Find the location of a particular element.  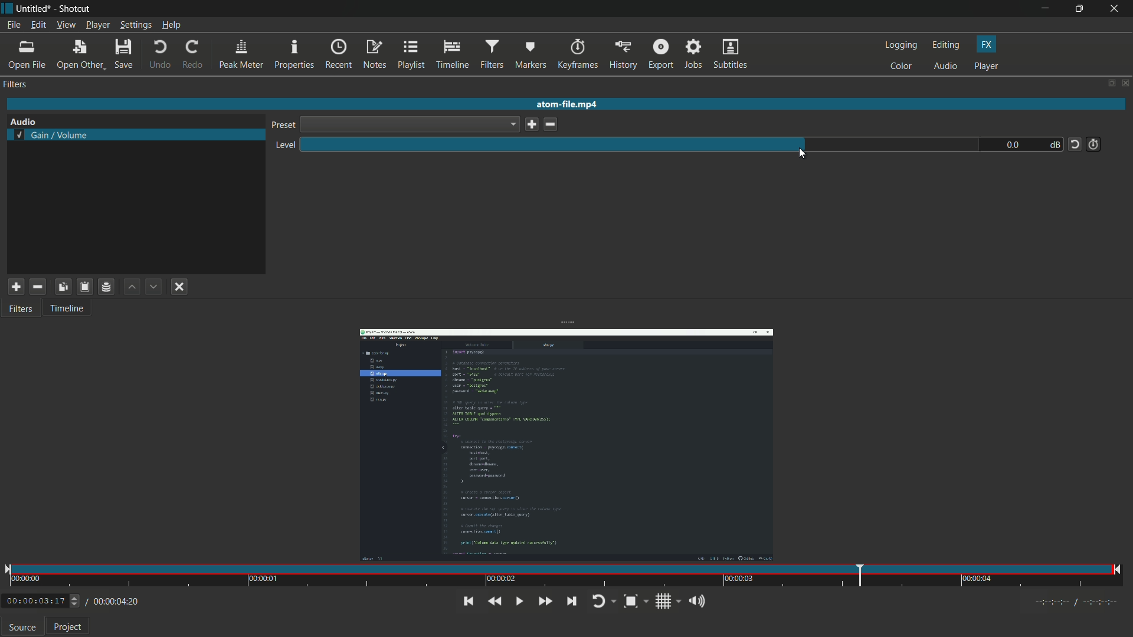

Project is located at coordinates (67, 628).